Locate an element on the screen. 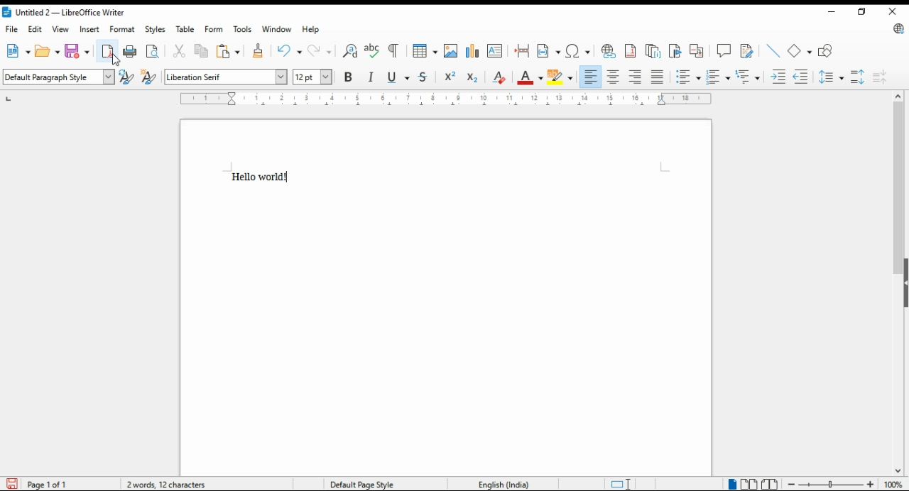 The image size is (909, 491). insert footnote is located at coordinates (630, 50).